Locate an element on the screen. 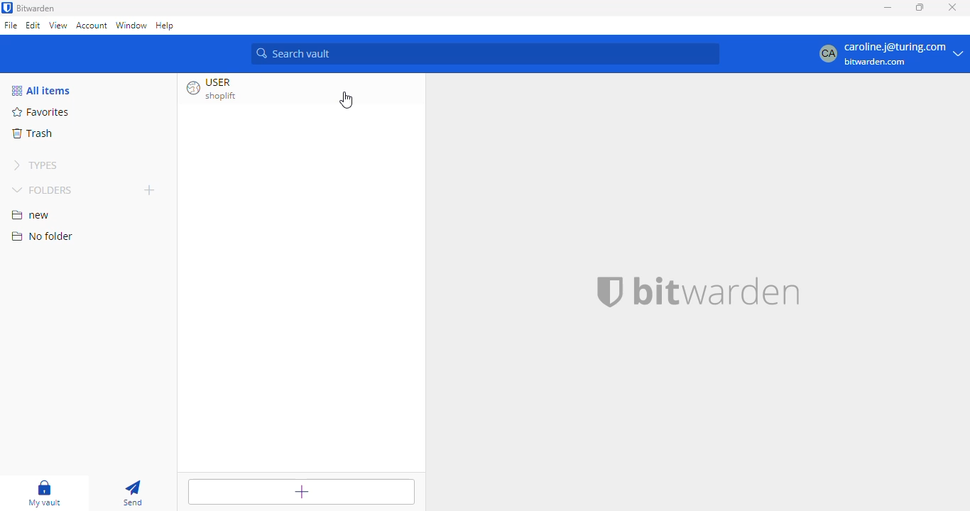 The width and height of the screenshot is (970, 511). favorites is located at coordinates (43, 112).